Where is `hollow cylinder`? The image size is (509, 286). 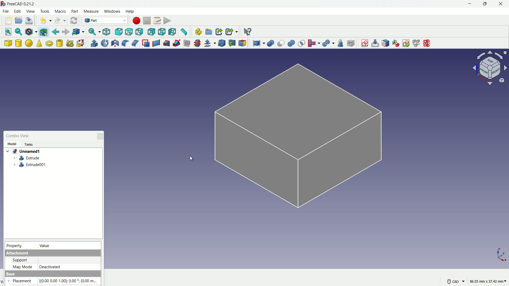
hollow cylinder is located at coordinates (60, 43).